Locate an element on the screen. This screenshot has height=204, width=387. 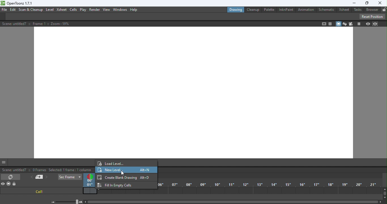
Create Blank Drawing is located at coordinates (124, 178).